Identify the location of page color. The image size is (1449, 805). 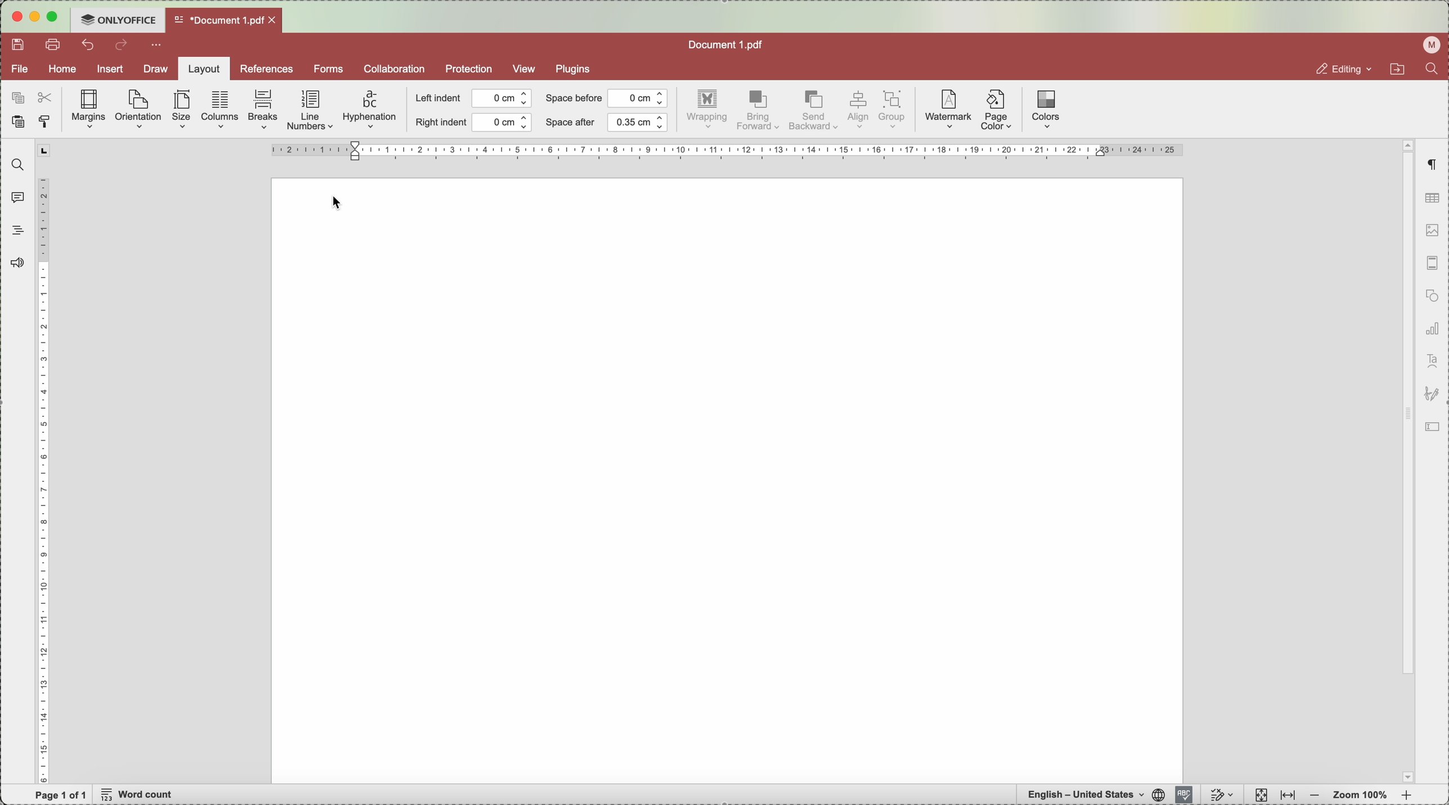
(997, 112).